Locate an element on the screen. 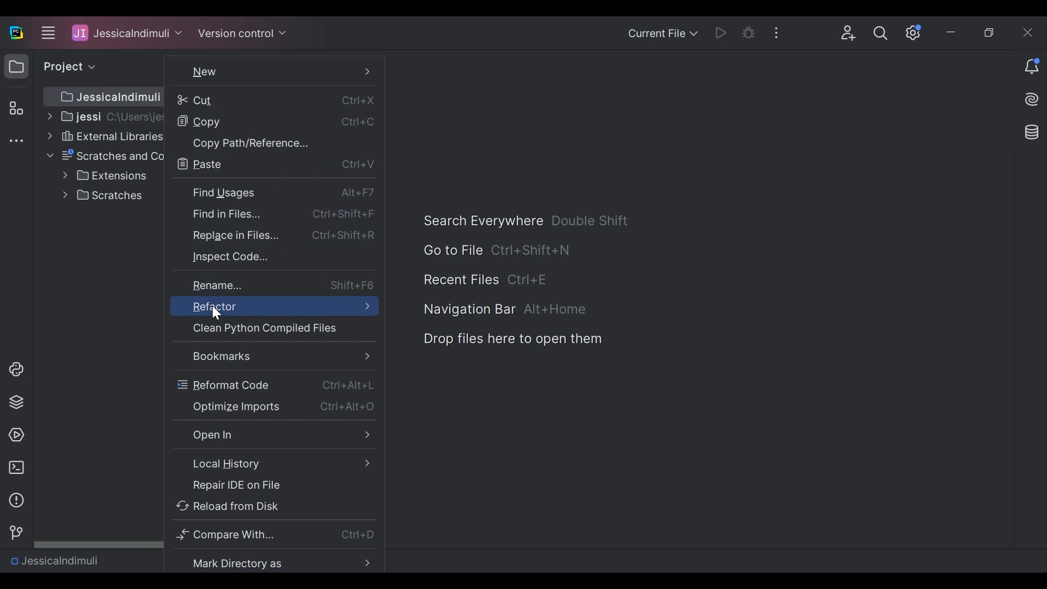 This screenshot has width=1047, height=589. AI Assistant is located at coordinates (1033, 99).